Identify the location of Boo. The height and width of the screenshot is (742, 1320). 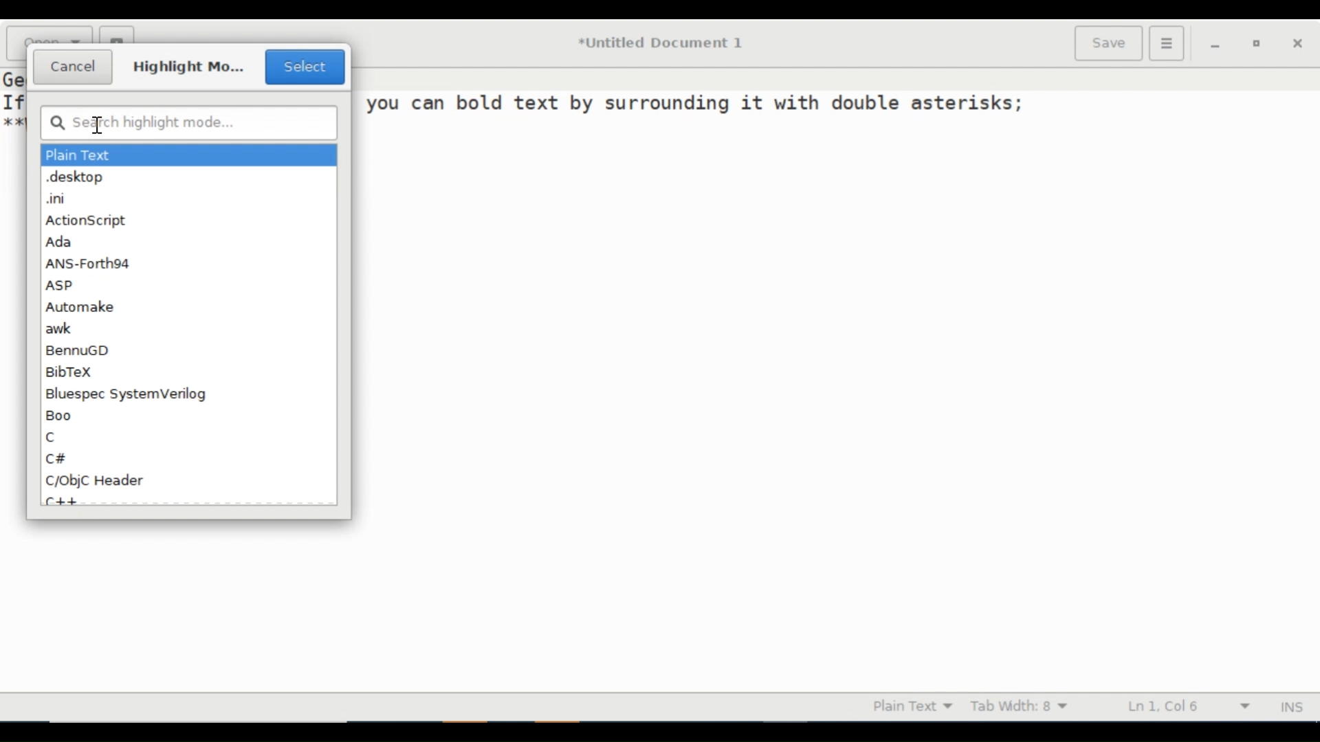
(60, 416).